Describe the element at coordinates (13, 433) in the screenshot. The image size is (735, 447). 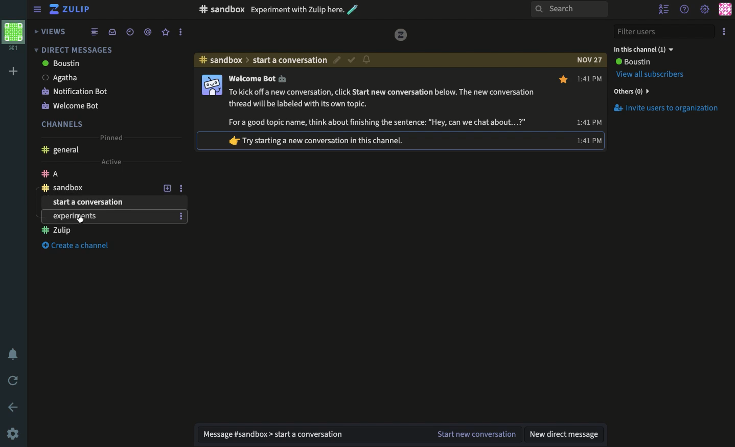
I see `Settings` at that location.